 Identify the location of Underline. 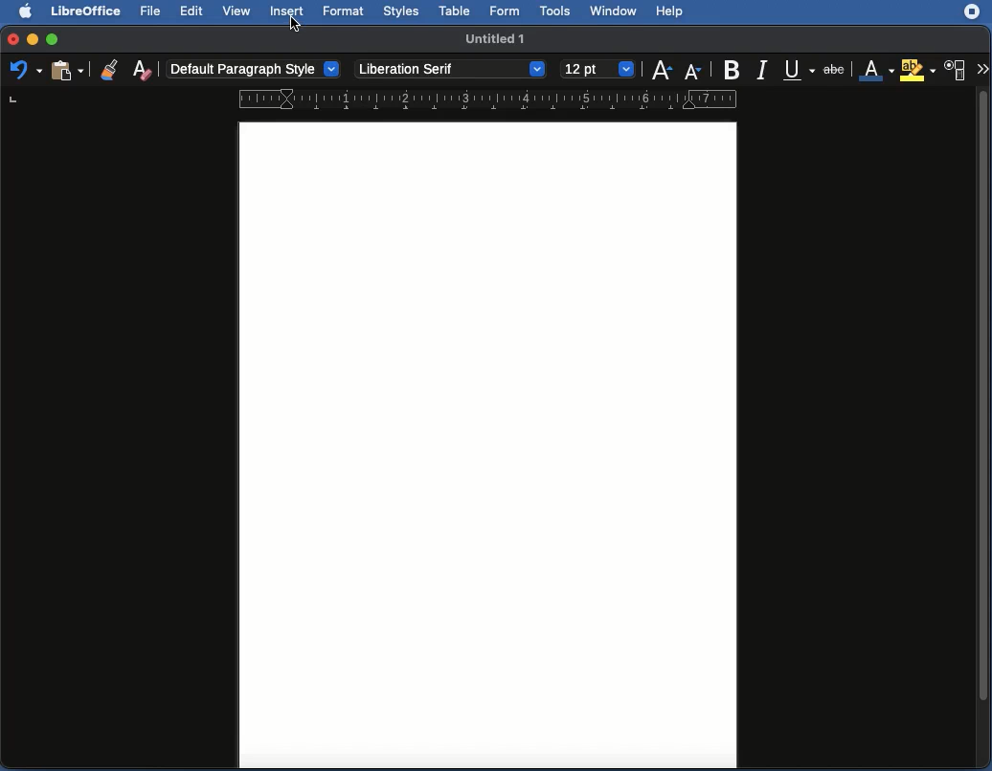
(800, 70).